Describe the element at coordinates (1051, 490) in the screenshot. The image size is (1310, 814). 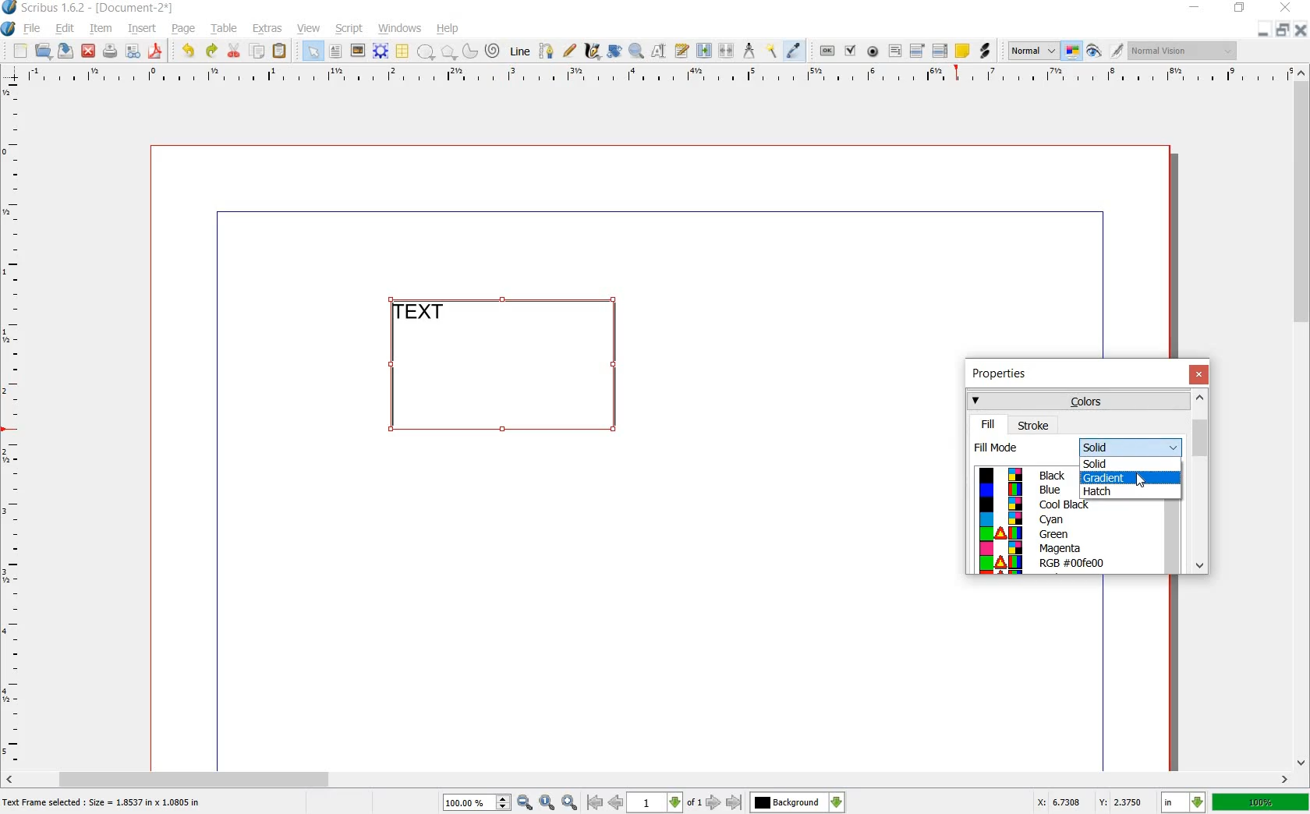
I see `blue` at that location.